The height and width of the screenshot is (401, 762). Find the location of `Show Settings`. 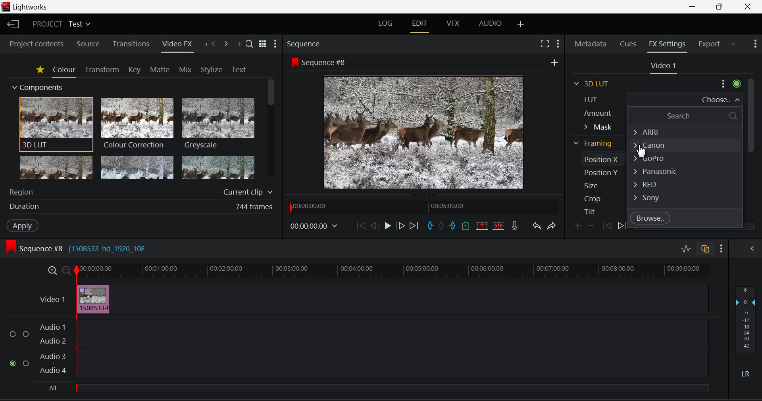

Show Settings is located at coordinates (721, 248).